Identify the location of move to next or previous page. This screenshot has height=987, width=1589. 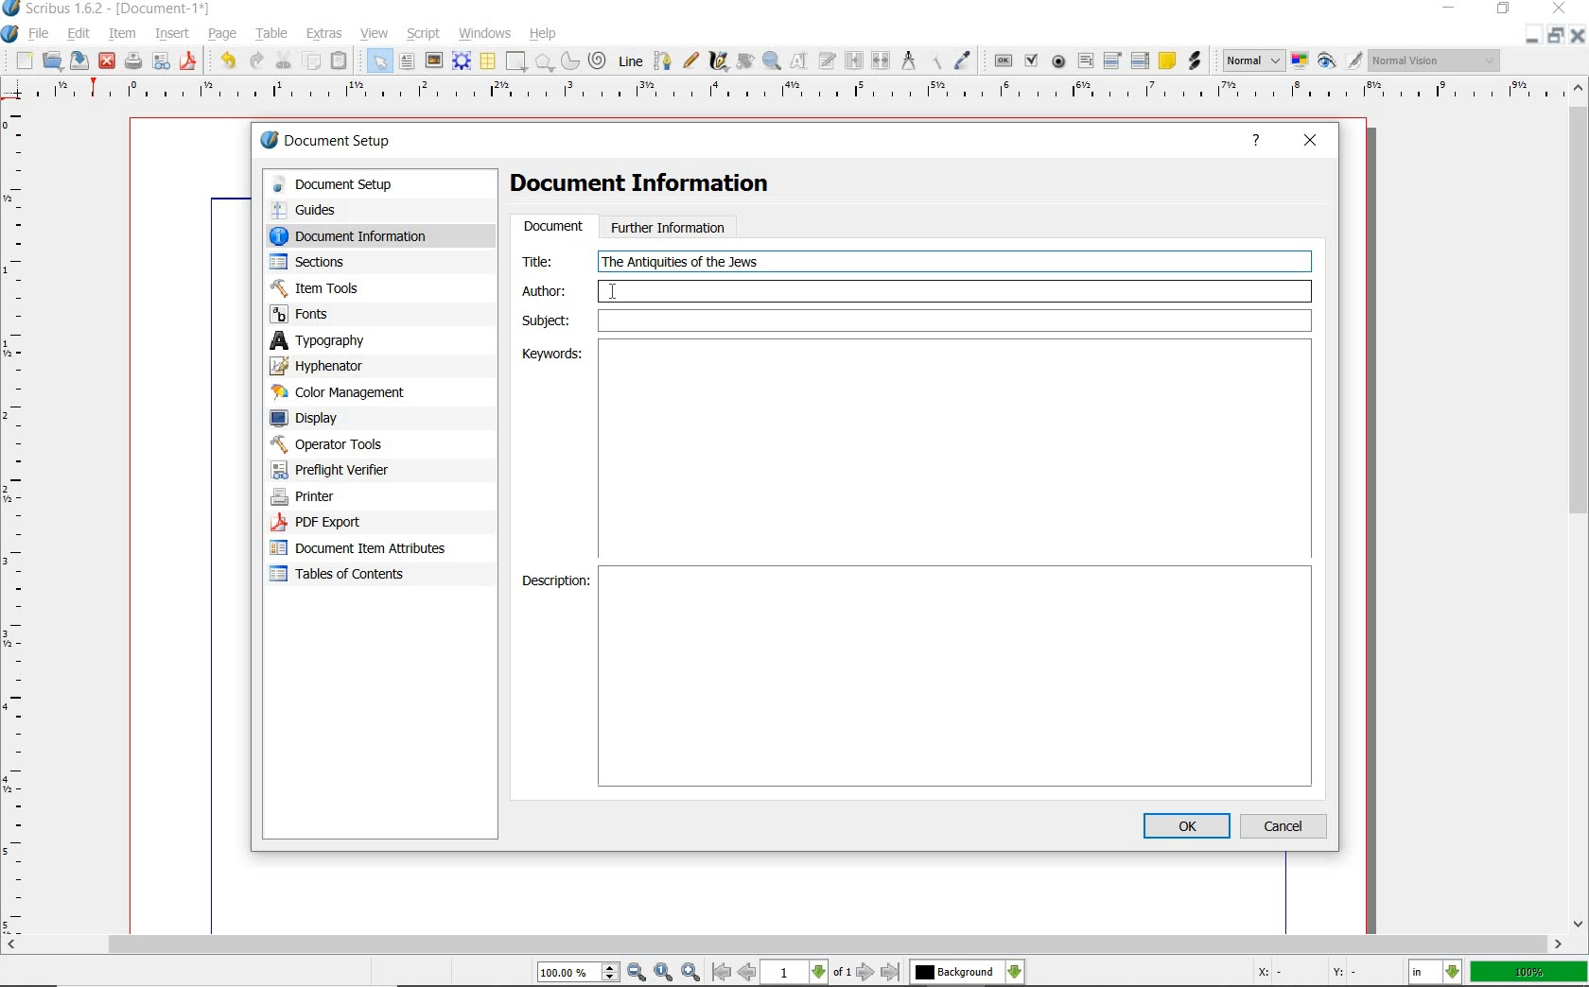
(808, 973).